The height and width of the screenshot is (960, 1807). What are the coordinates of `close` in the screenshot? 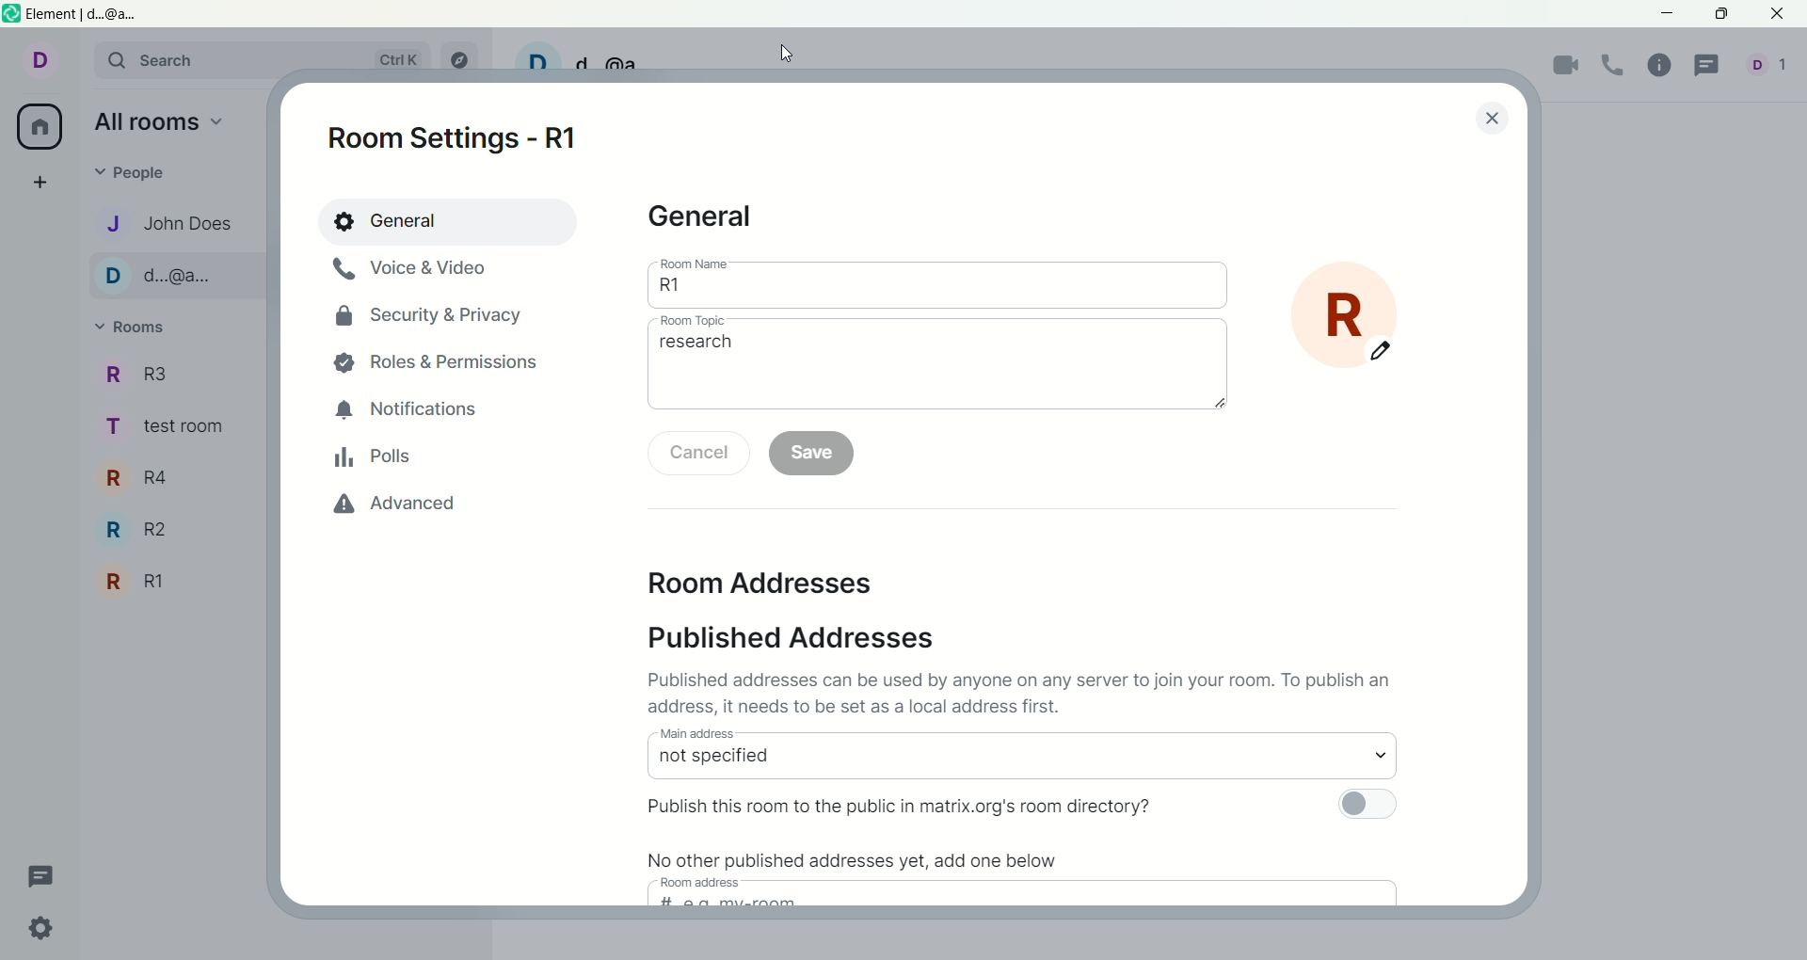 It's located at (1493, 119).